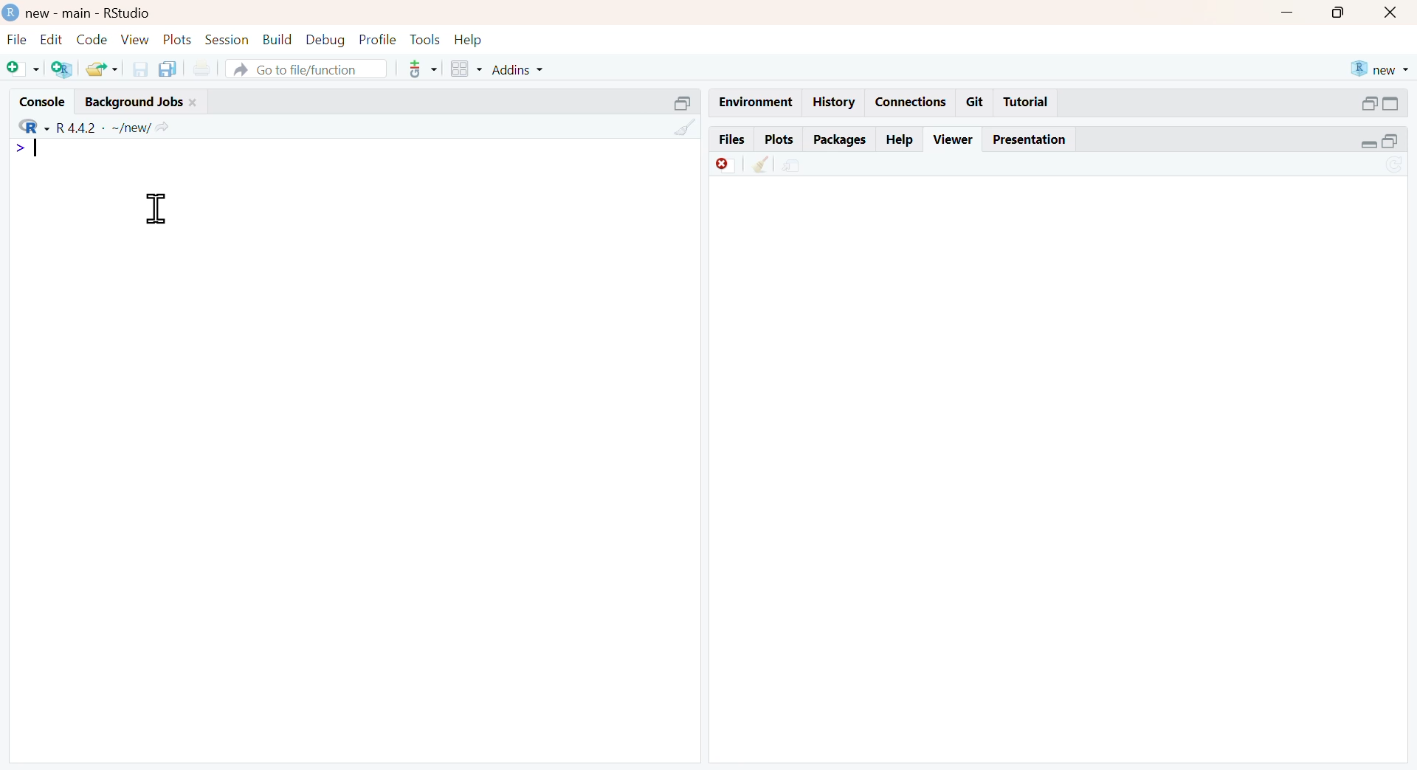 This screenshot has width=1417, height=770. What do you see at coordinates (156, 209) in the screenshot?
I see `text cursor` at bounding box center [156, 209].